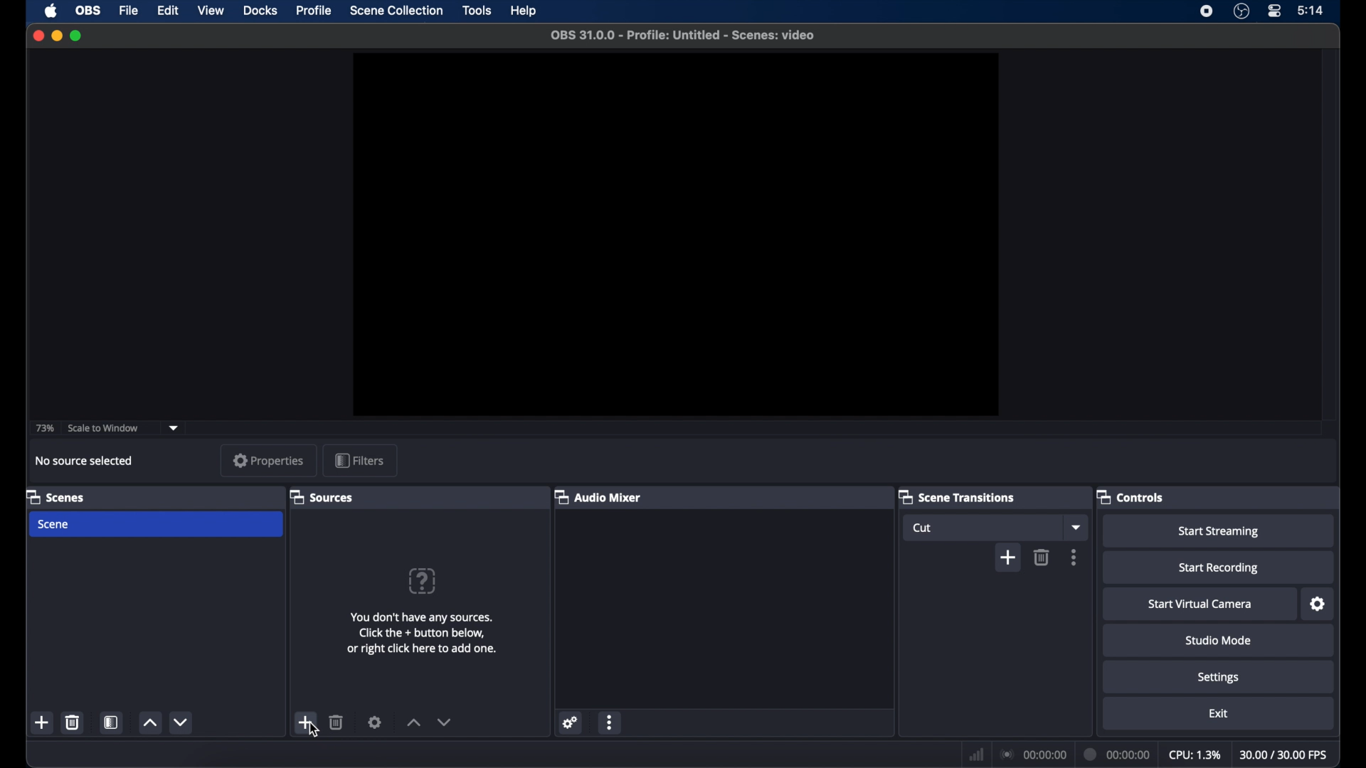 The height and width of the screenshot is (768, 1366). I want to click on start streaming, so click(1219, 532).